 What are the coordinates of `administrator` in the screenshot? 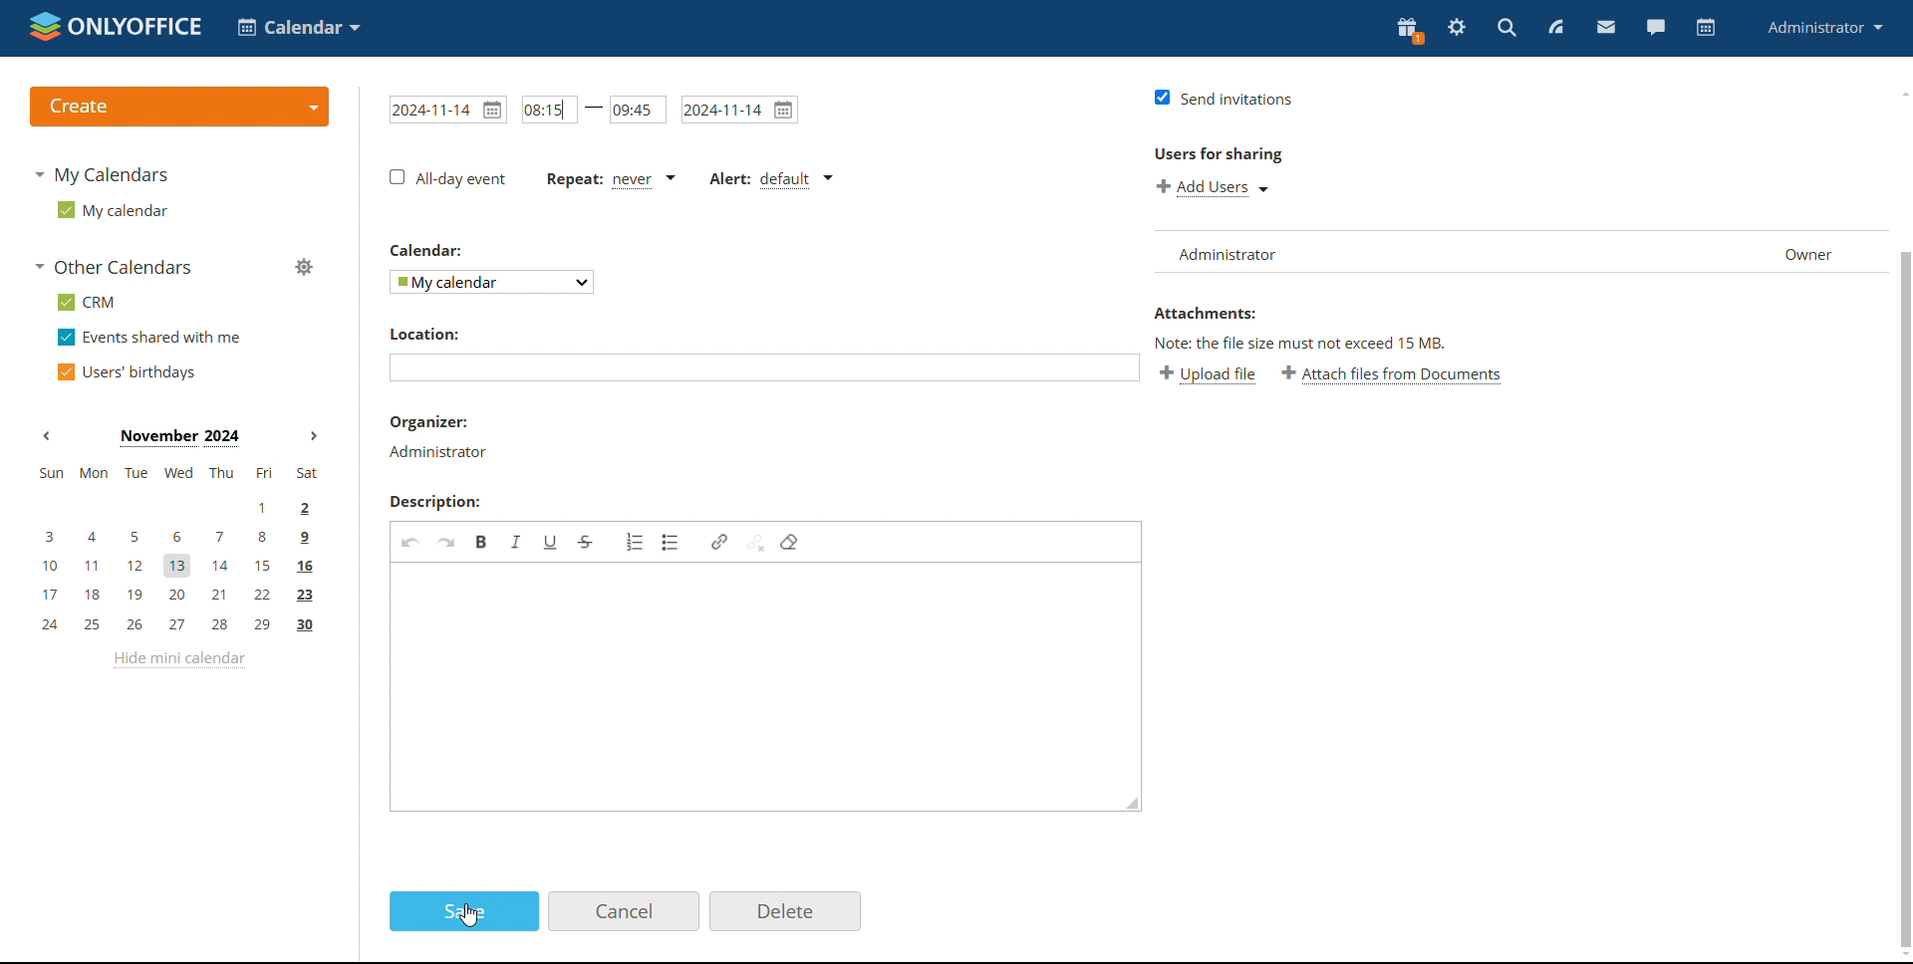 It's located at (1827, 28).